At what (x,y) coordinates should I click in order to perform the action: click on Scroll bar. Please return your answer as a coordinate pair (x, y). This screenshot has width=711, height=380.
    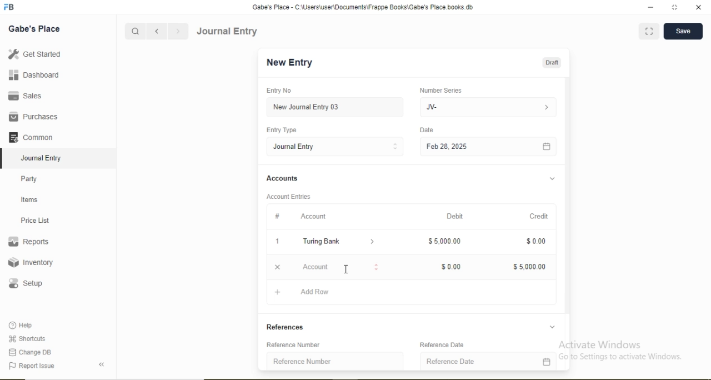
    Looking at the image, I should click on (567, 214).